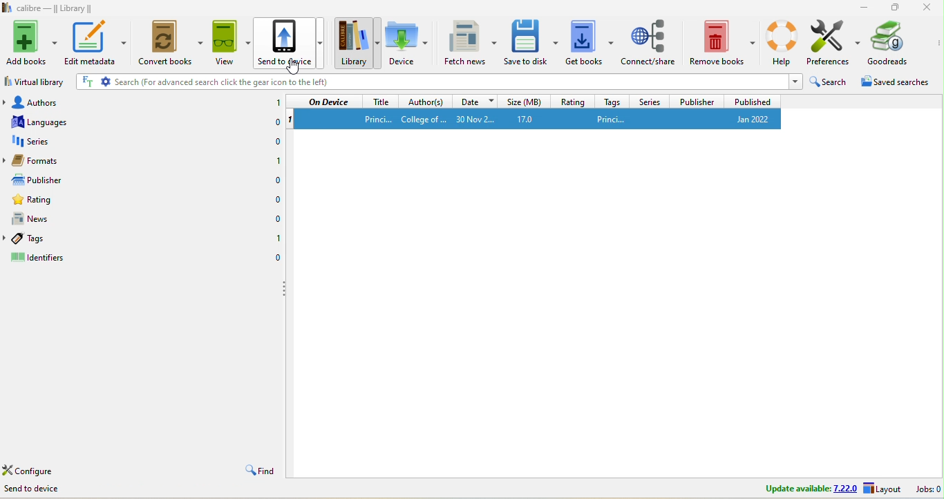  What do you see at coordinates (439, 82) in the screenshot?
I see `search` at bounding box center [439, 82].